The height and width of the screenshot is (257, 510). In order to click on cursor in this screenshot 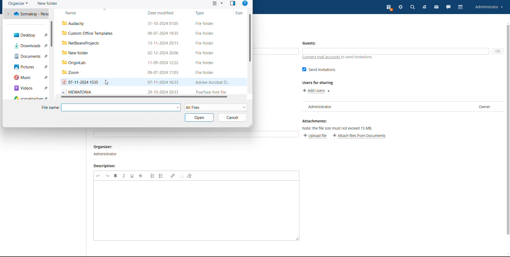, I will do `click(109, 82)`.